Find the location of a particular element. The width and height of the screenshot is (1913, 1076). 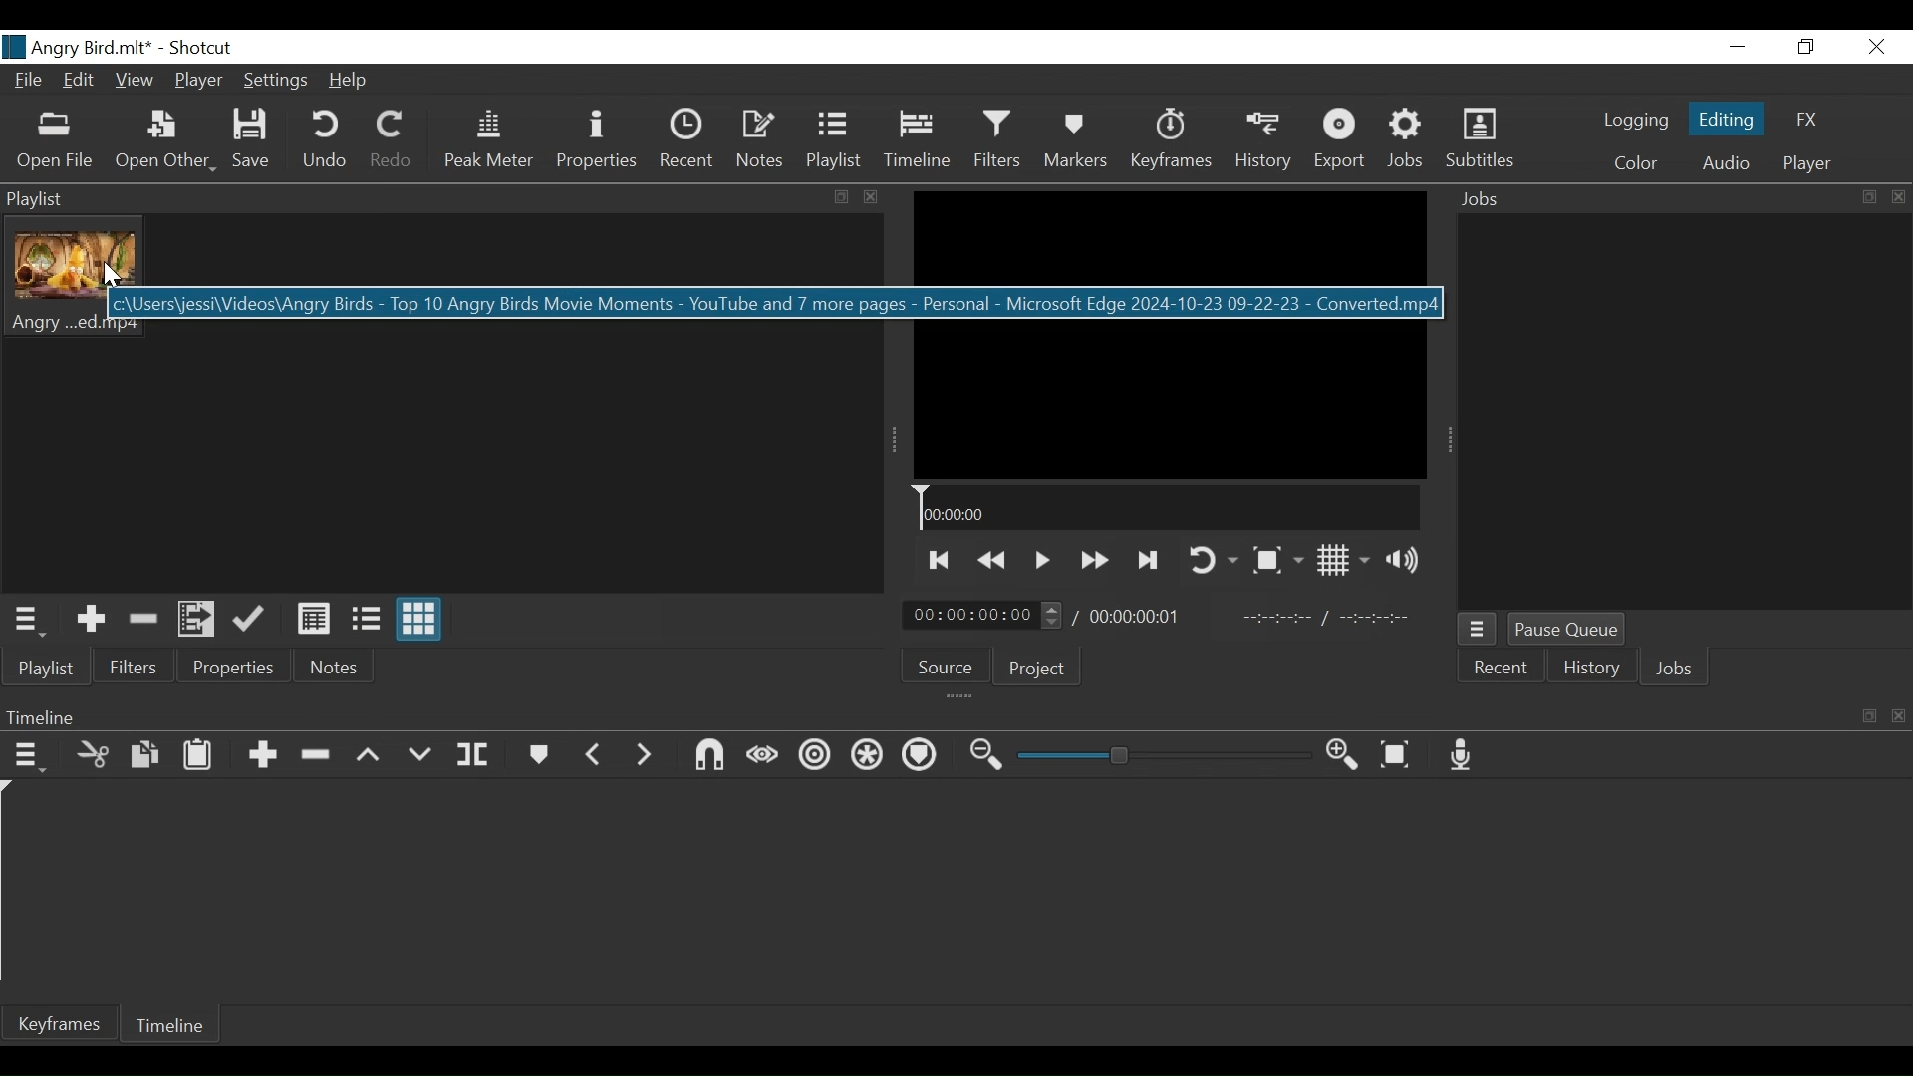

Help is located at coordinates (346, 80).